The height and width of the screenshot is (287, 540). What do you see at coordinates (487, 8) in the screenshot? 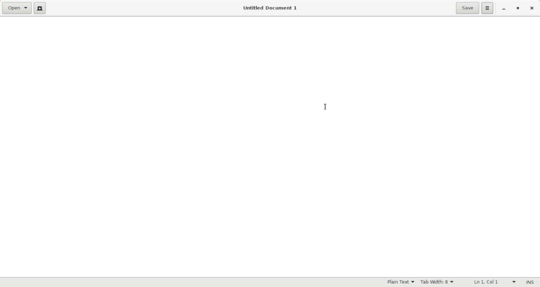
I see `Hamburger settings` at bounding box center [487, 8].